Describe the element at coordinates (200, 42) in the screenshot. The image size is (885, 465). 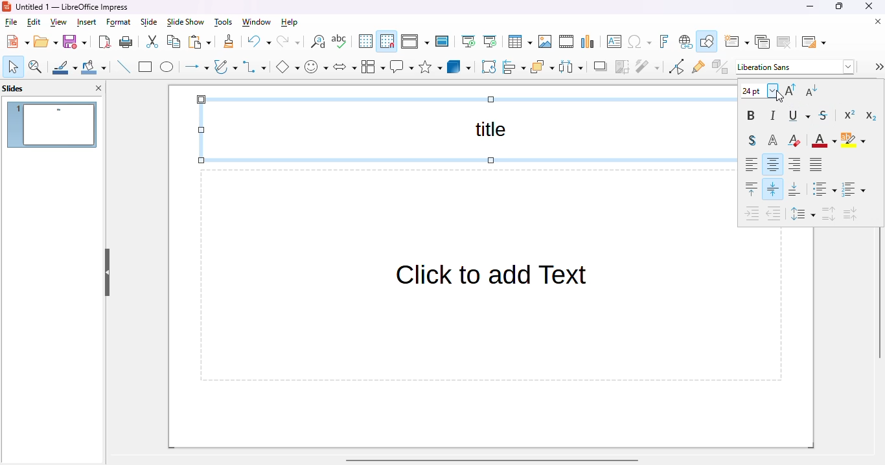
I see `paste` at that location.